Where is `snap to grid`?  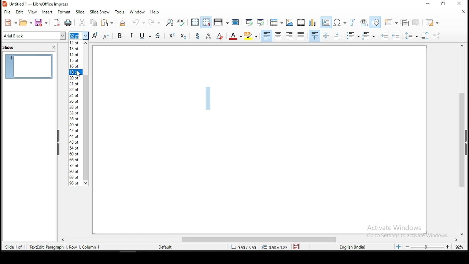
snap to grid is located at coordinates (206, 22).